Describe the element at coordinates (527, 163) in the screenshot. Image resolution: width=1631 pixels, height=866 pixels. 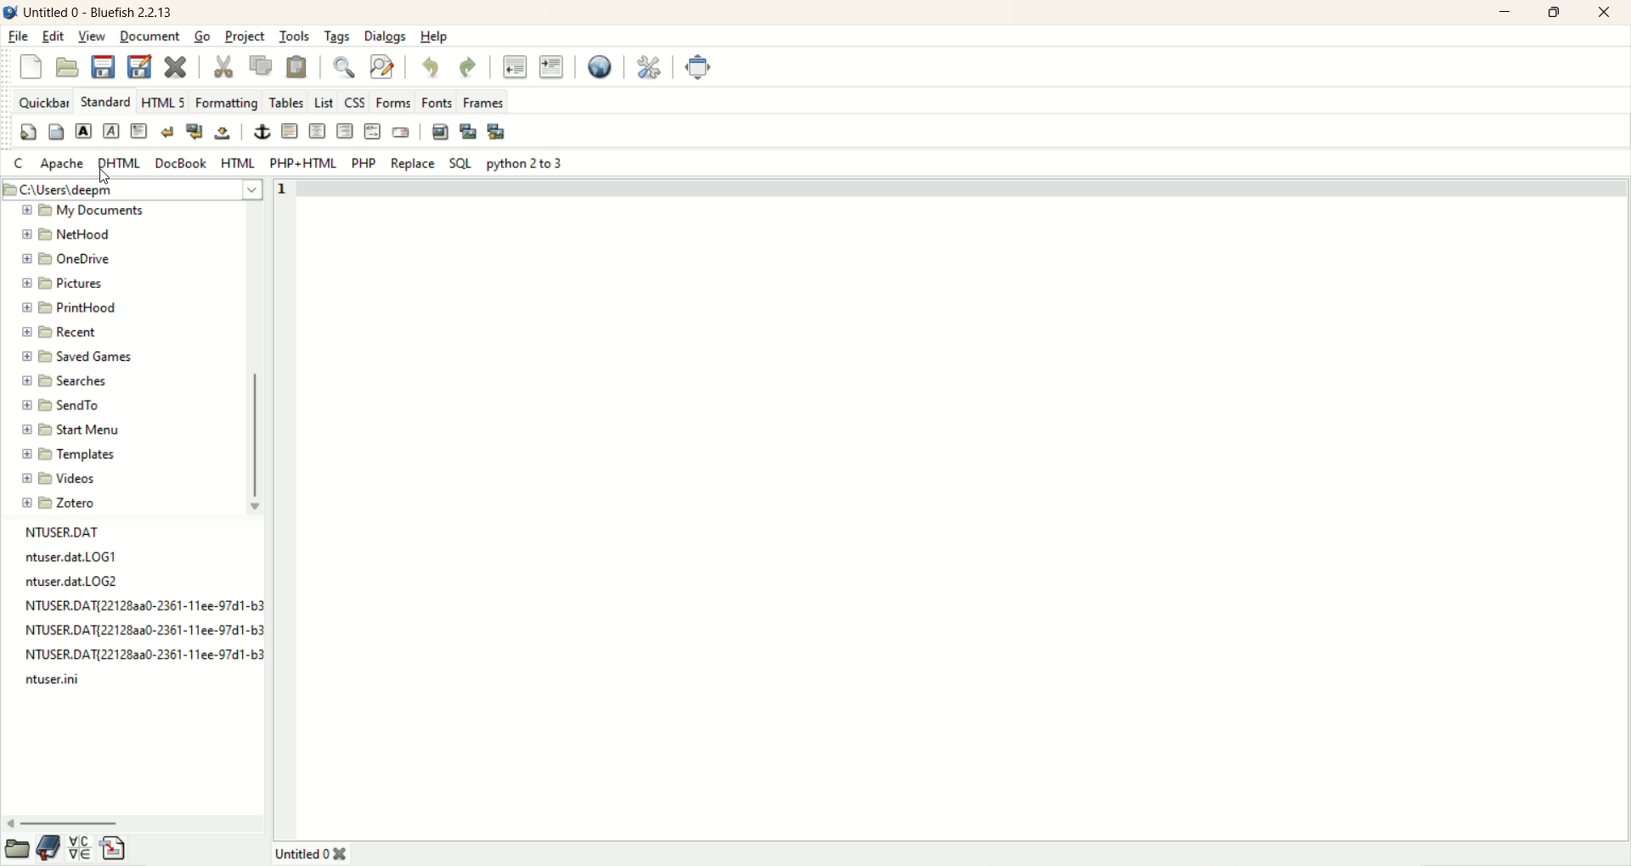
I see `python 2 to 3` at that location.